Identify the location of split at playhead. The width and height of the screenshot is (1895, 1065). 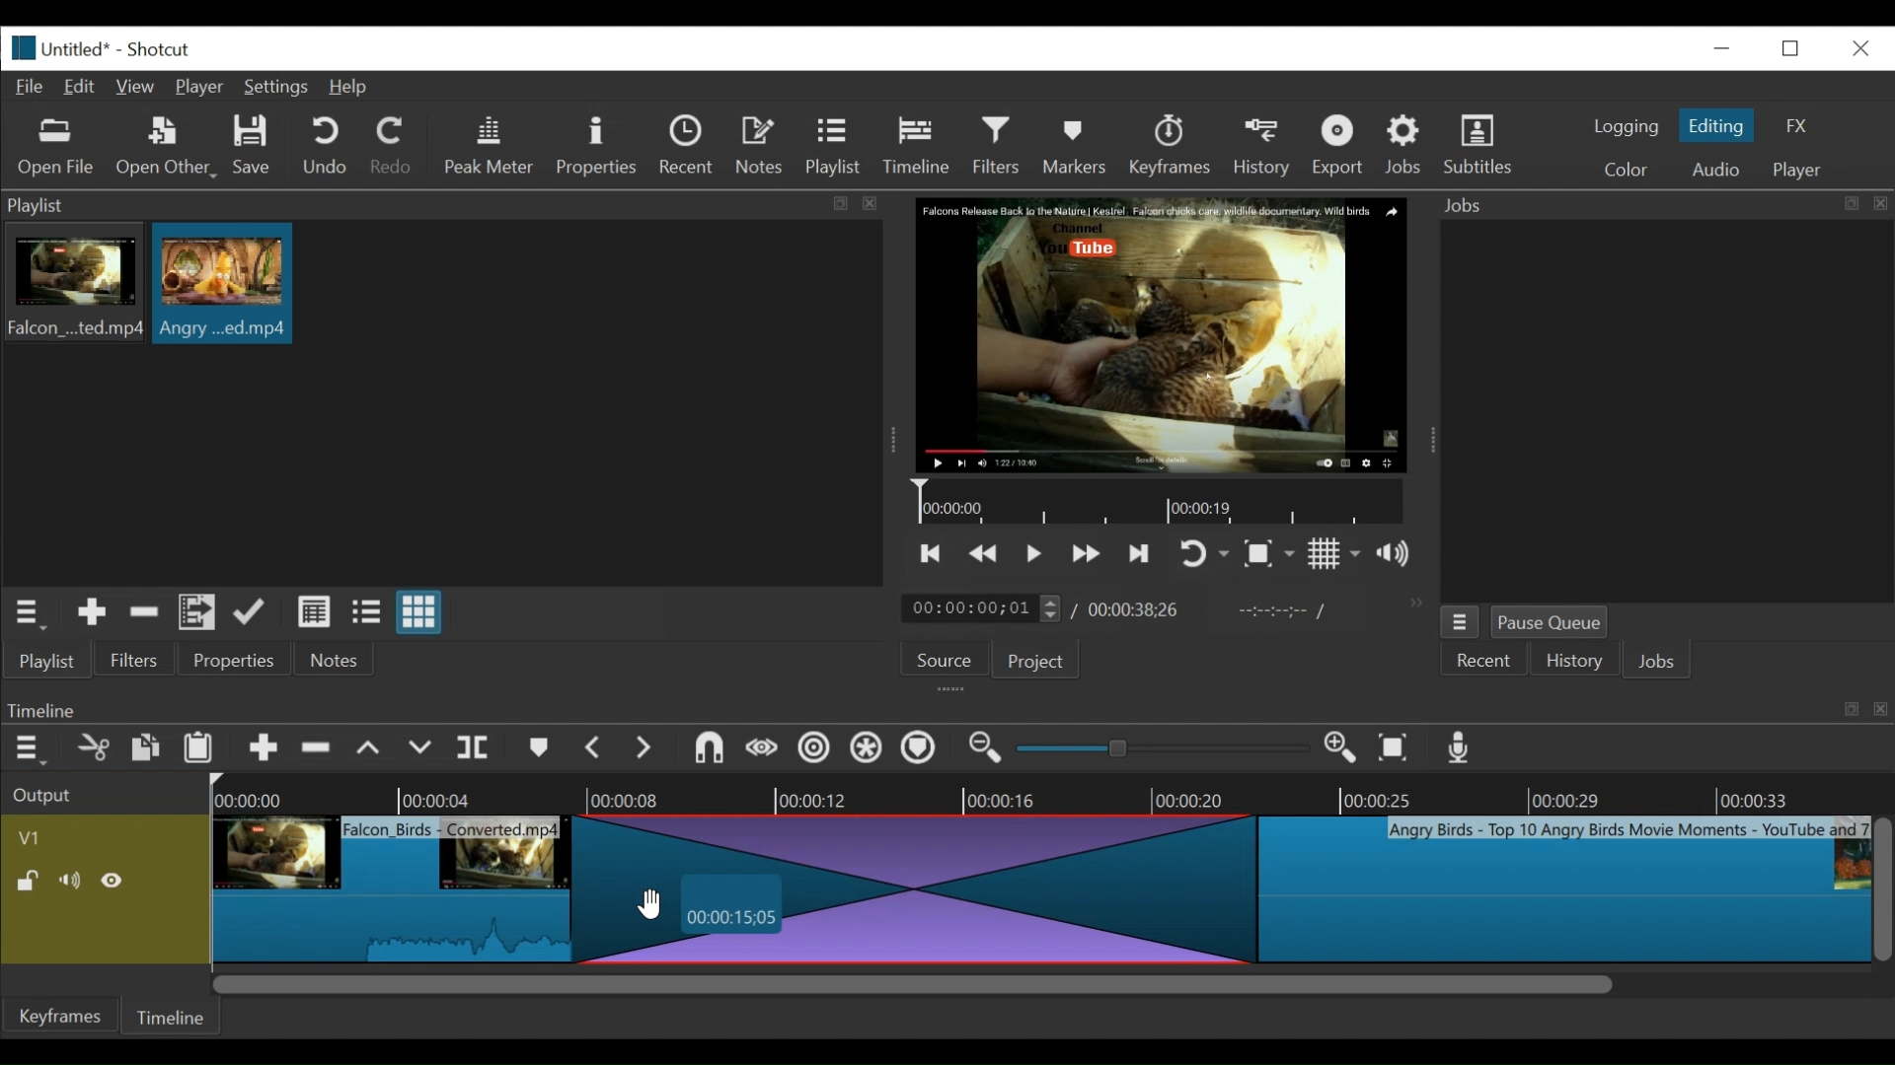
(476, 749).